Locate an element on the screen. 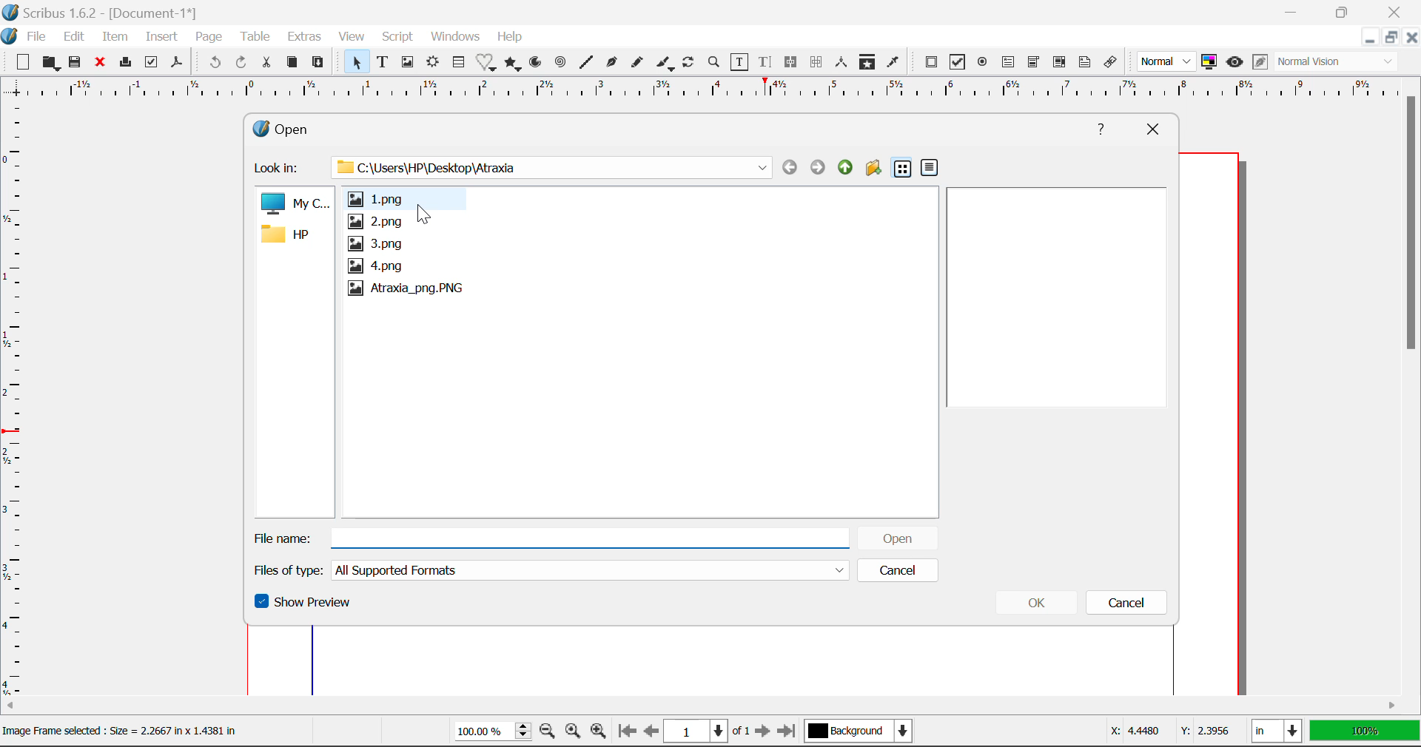 Image resolution: width=1421 pixels, height=747 pixels. Insert Special Shapes is located at coordinates (487, 64).